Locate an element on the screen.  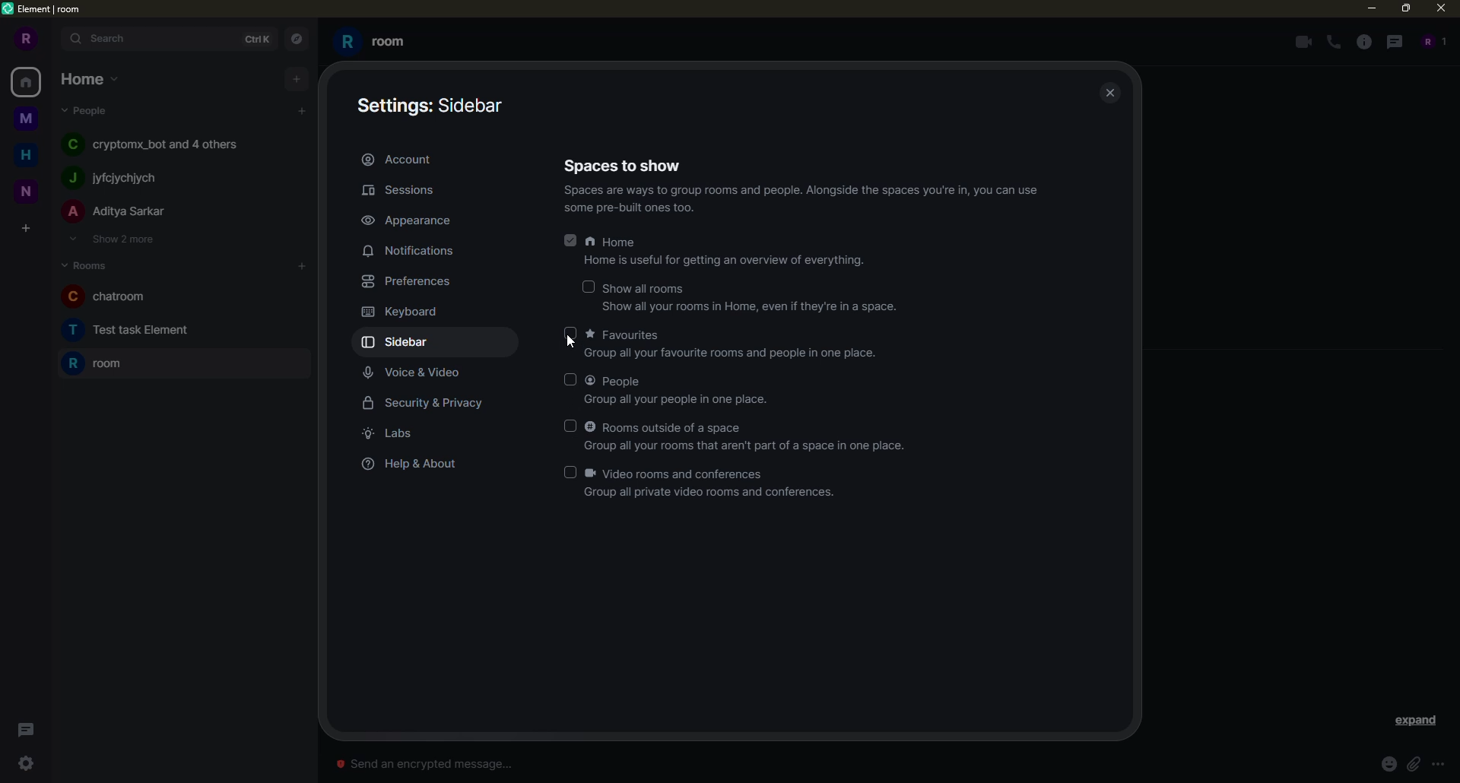
j~ lyiclyehlyeh is located at coordinates (144, 179).